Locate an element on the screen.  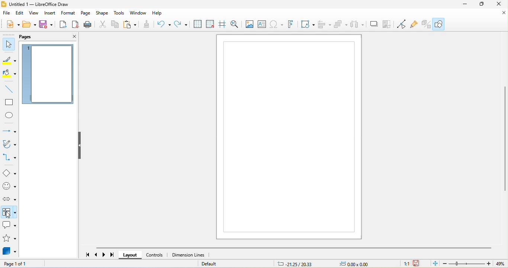
scroll to first page is located at coordinates (87, 255).